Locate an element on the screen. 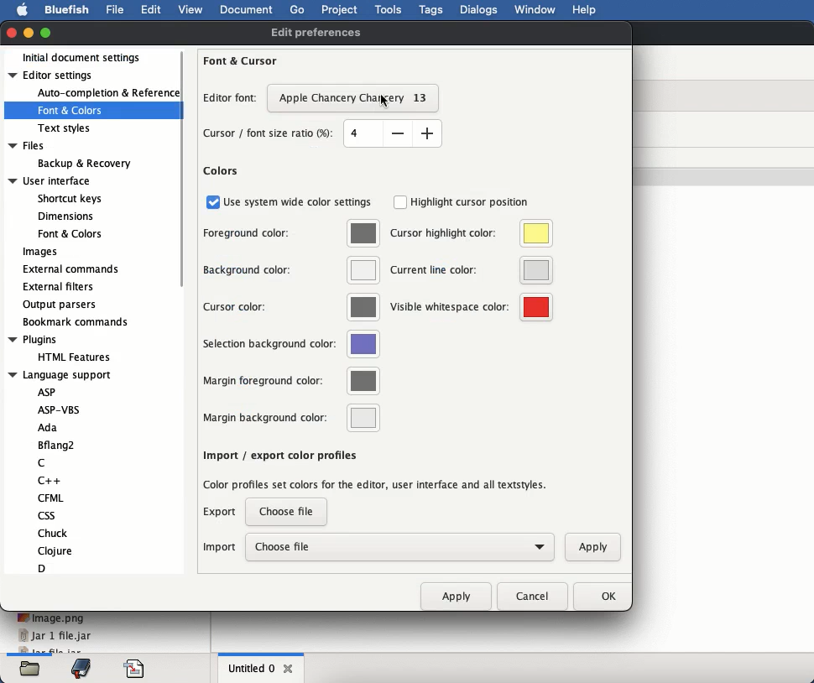  export is located at coordinates (222, 515).